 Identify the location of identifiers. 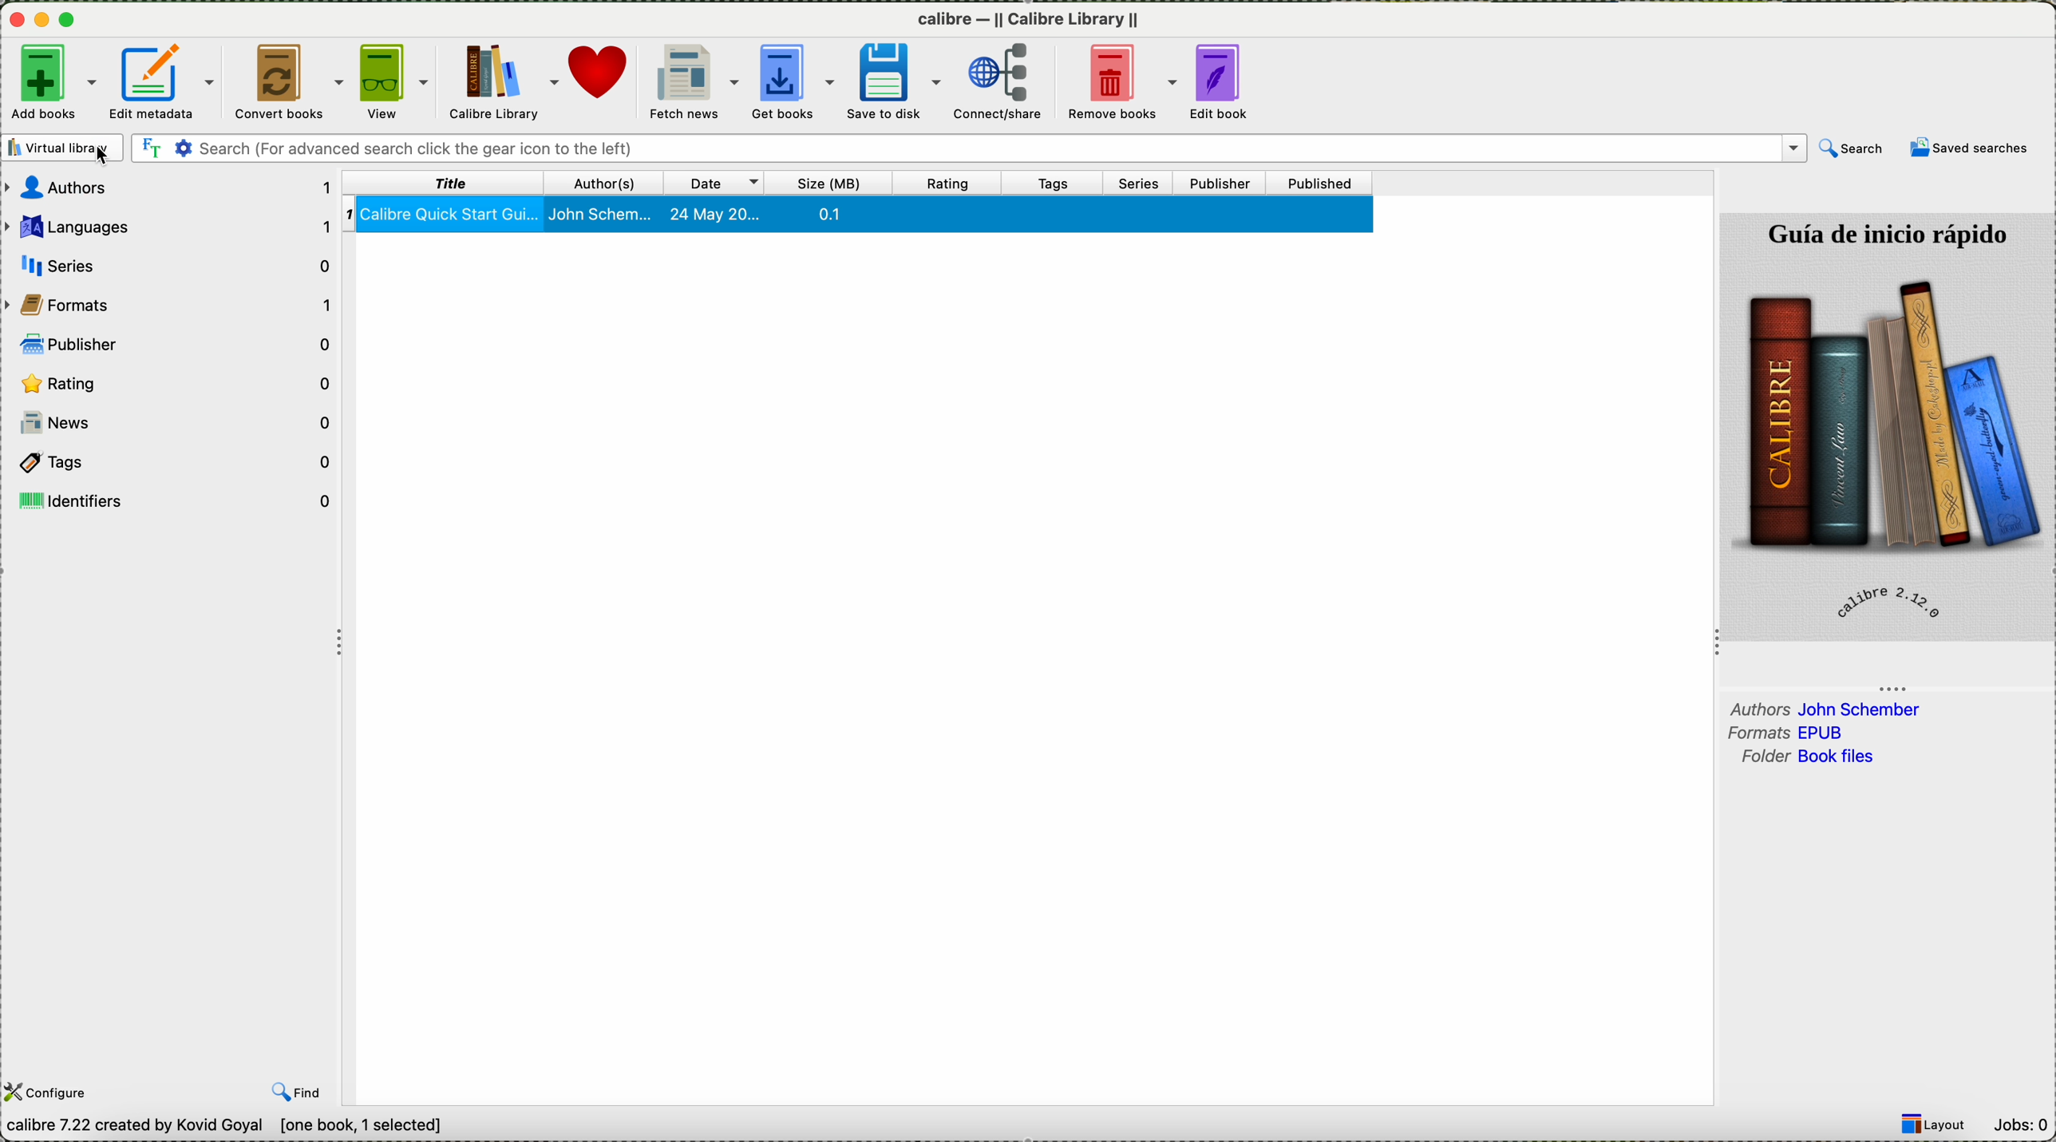
(177, 499).